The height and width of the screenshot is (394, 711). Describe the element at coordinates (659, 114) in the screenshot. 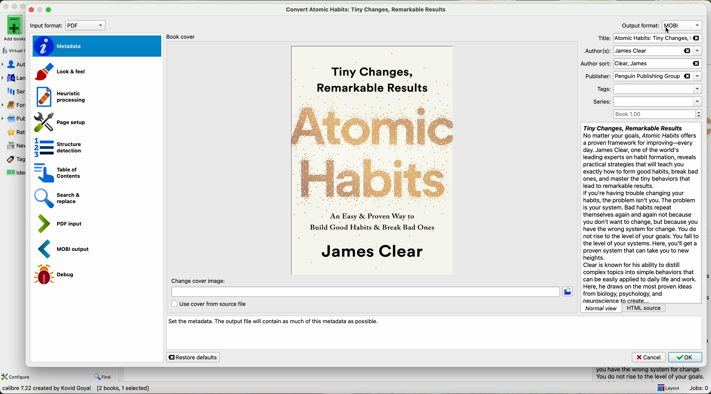

I see `book 1.00` at that location.